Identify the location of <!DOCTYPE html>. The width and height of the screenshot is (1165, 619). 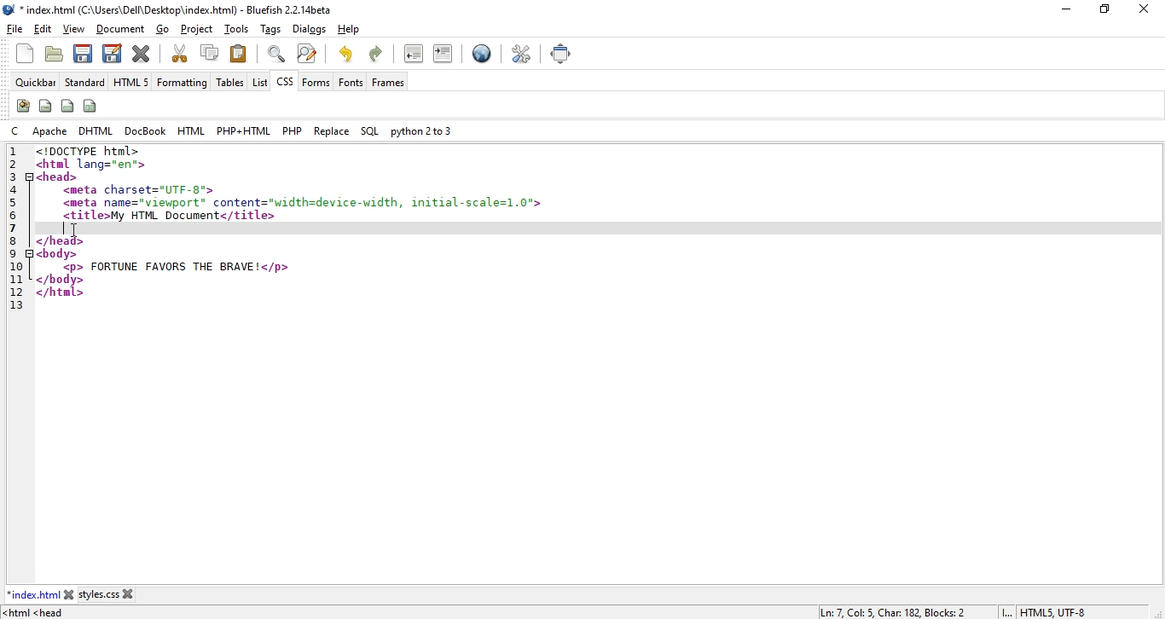
(87, 151).